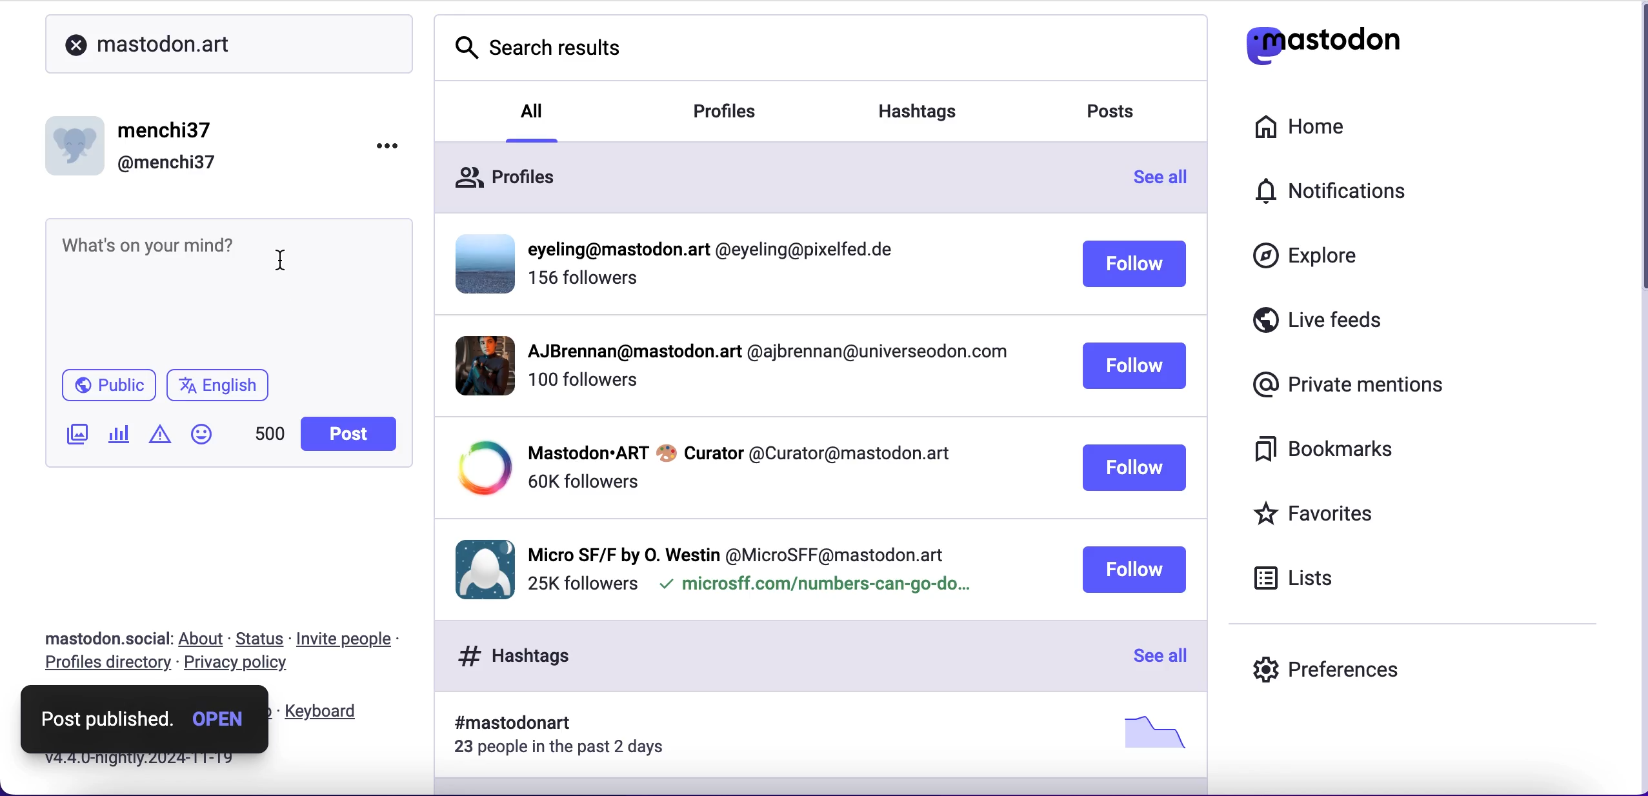 The width and height of the screenshot is (1648, 796). What do you see at coordinates (204, 640) in the screenshot?
I see `about` at bounding box center [204, 640].